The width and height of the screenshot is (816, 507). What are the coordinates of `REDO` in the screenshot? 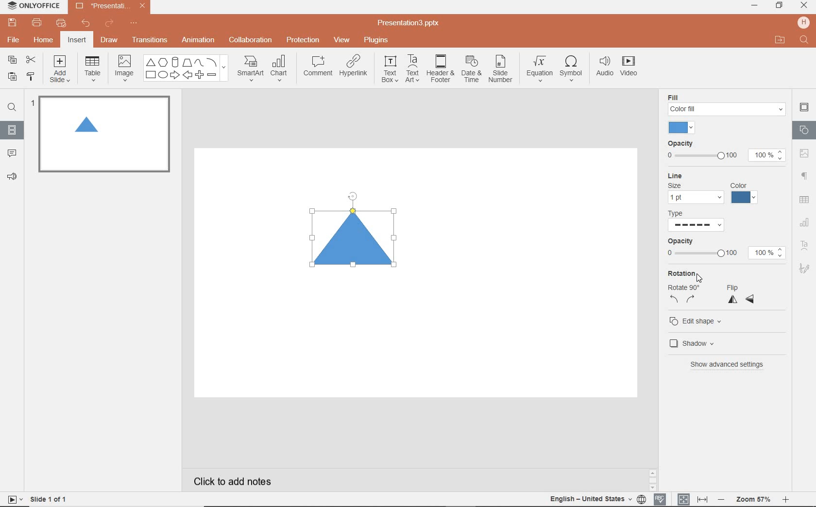 It's located at (110, 24).